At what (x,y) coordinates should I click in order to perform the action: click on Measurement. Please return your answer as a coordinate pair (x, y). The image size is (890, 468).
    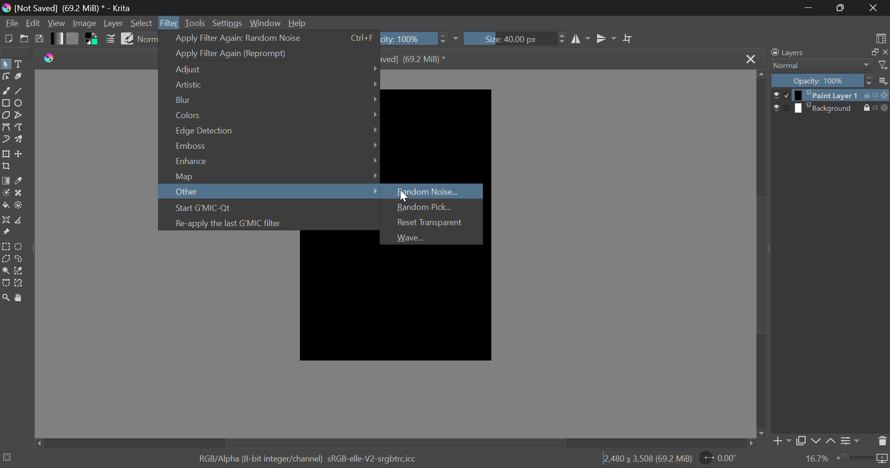
    Looking at the image, I should click on (20, 221).